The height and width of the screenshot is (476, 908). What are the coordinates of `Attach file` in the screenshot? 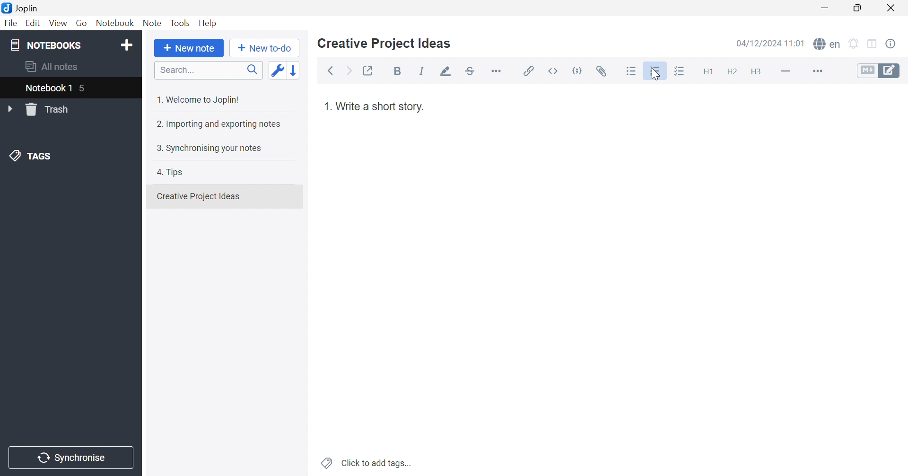 It's located at (605, 72).